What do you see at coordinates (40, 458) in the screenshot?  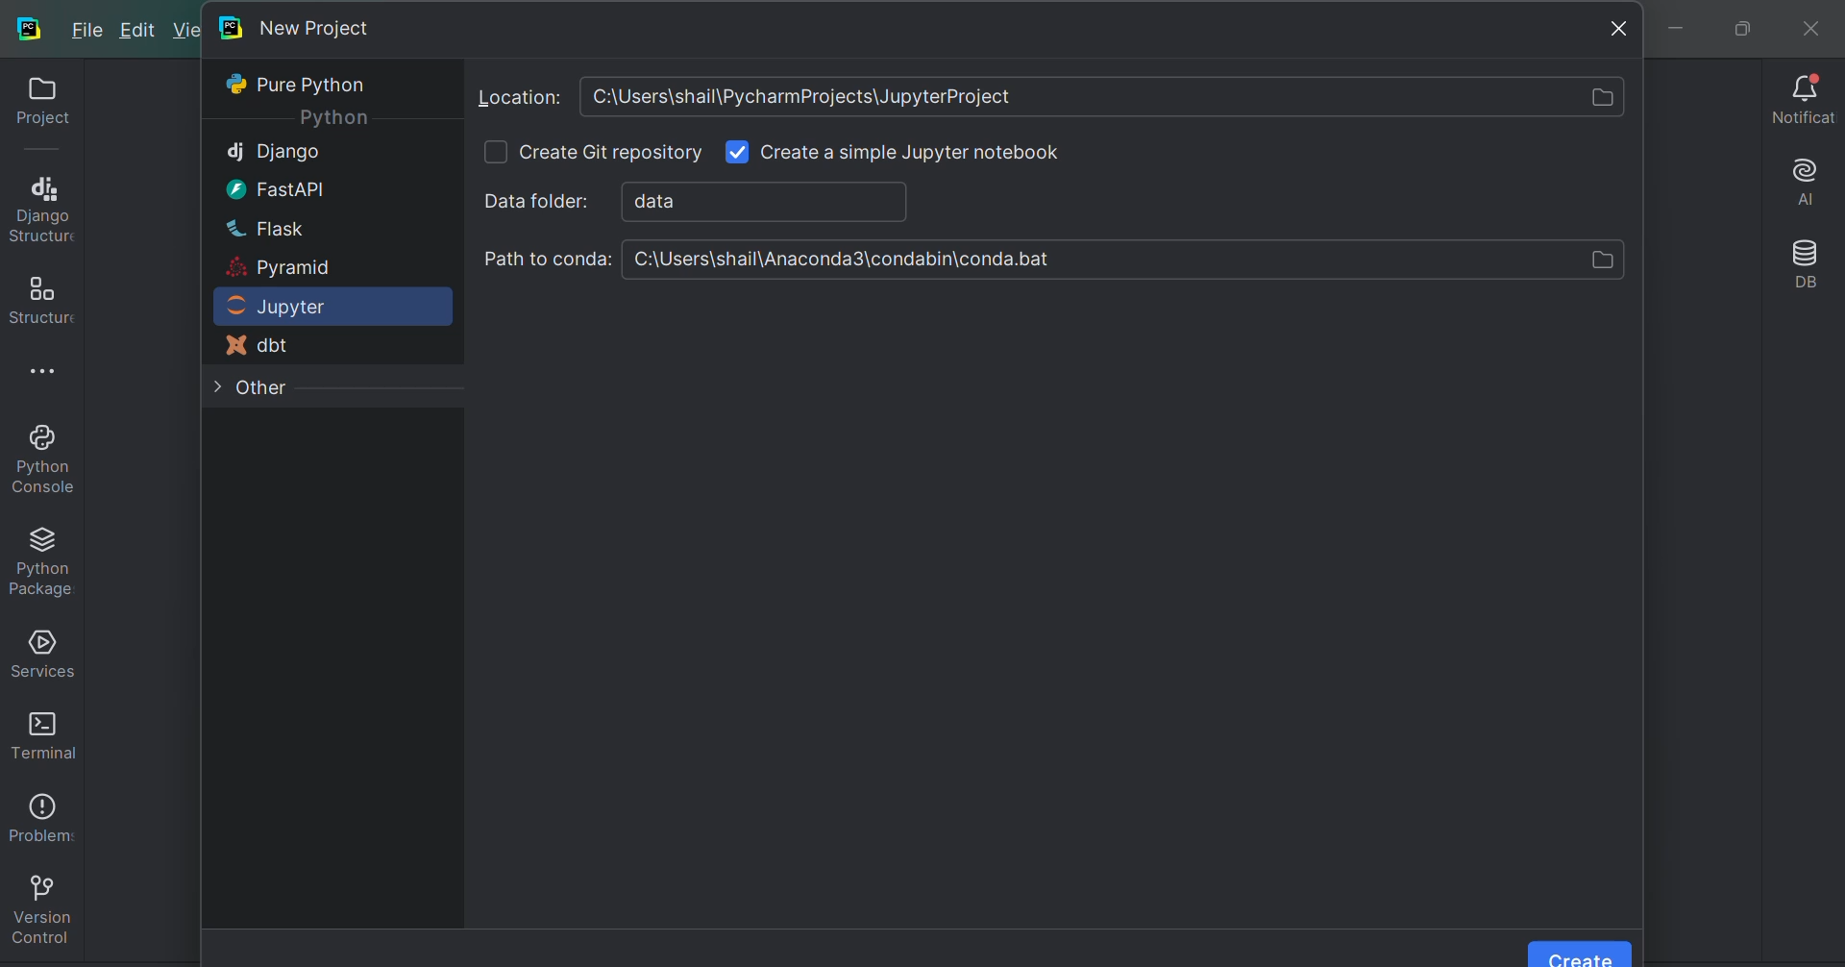 I see `Python console` at bounding box center [40, 458].